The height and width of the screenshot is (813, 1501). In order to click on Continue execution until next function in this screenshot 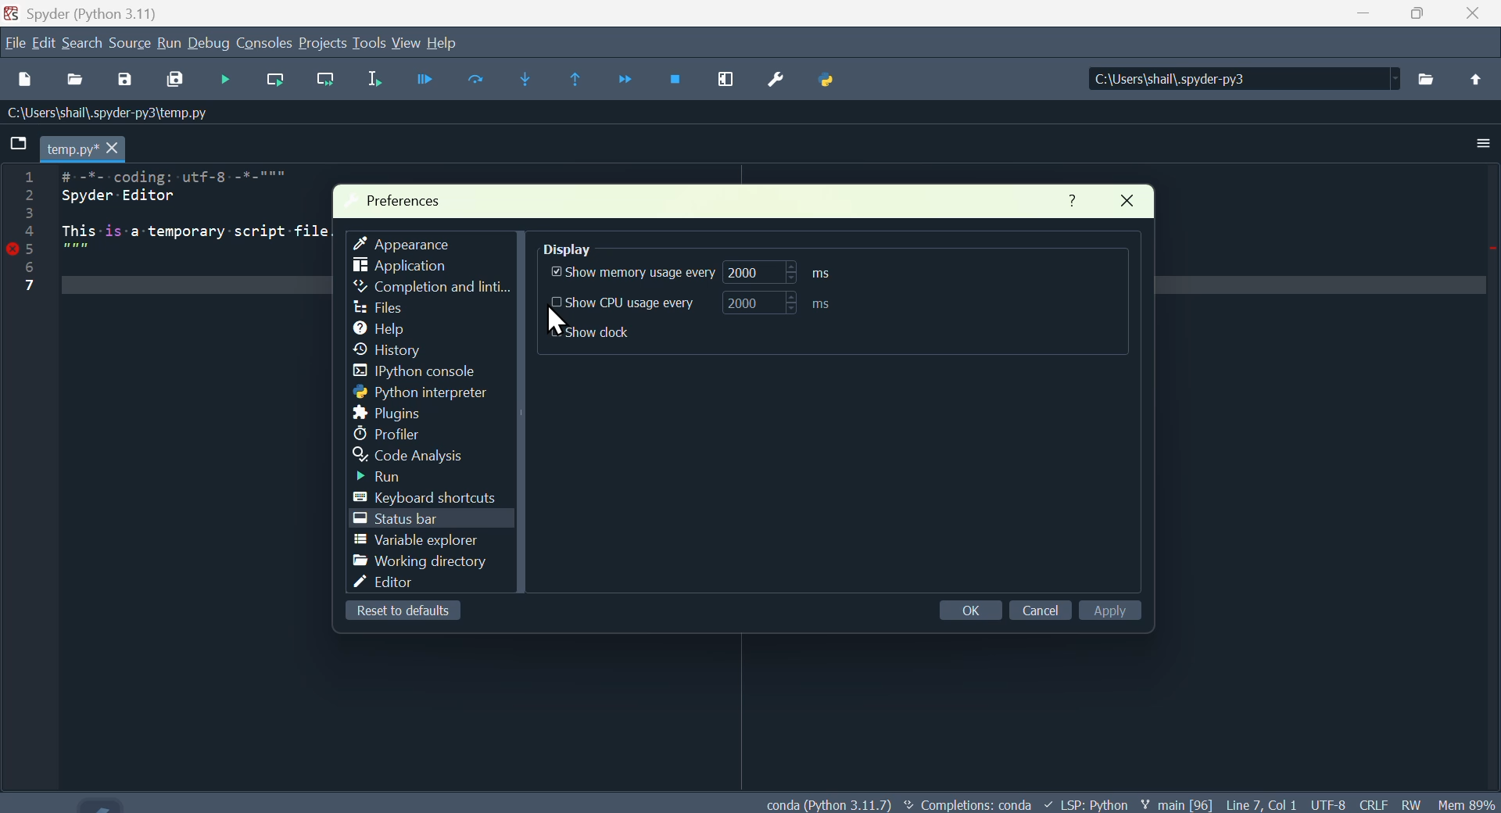, I will do `click(627, 78)`.